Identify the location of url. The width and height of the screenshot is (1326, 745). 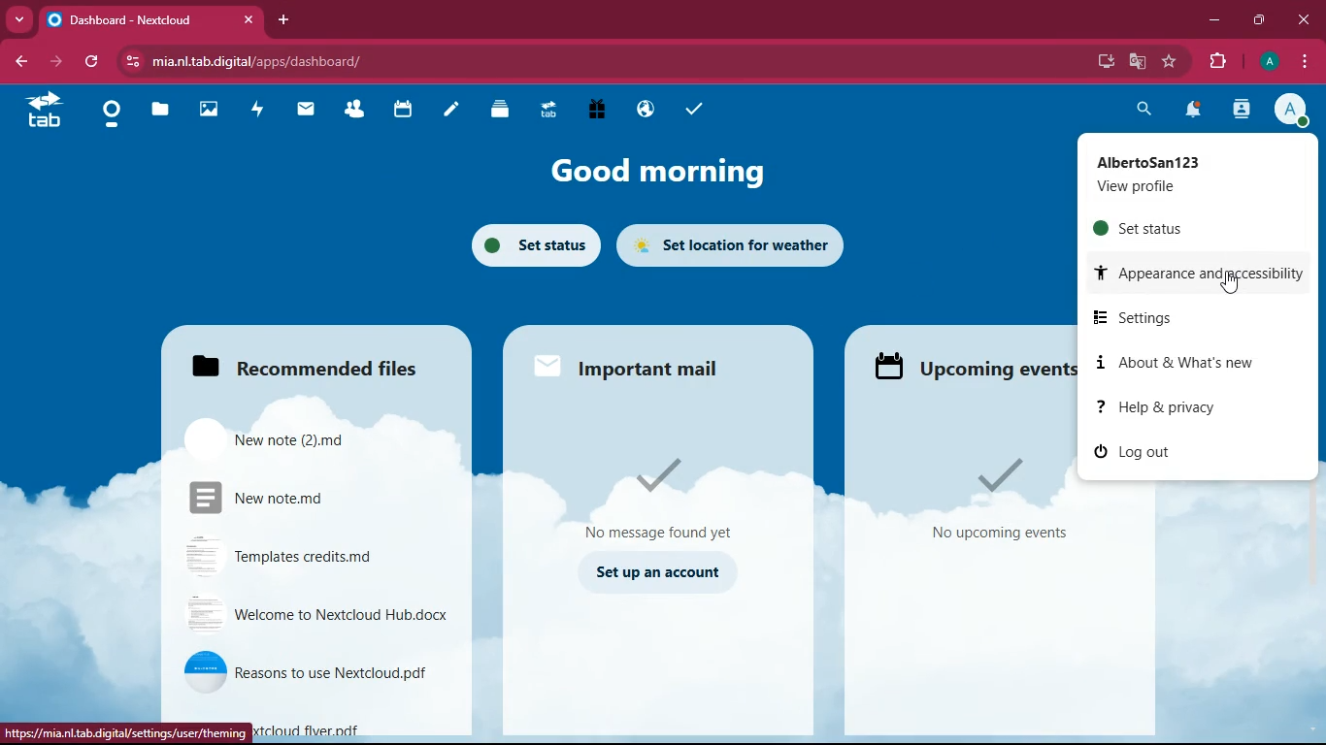
(130, 731).